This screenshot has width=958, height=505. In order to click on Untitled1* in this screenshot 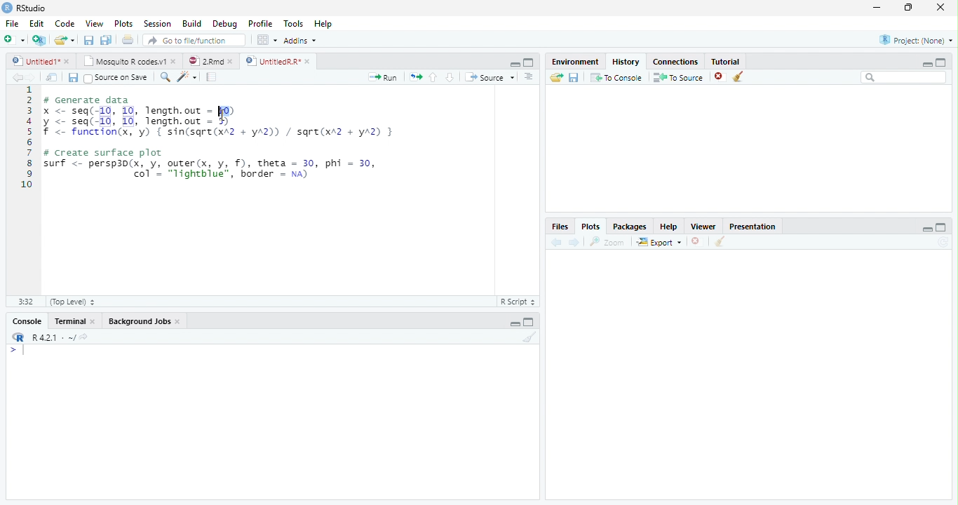, I will do `click(34, 60)`.